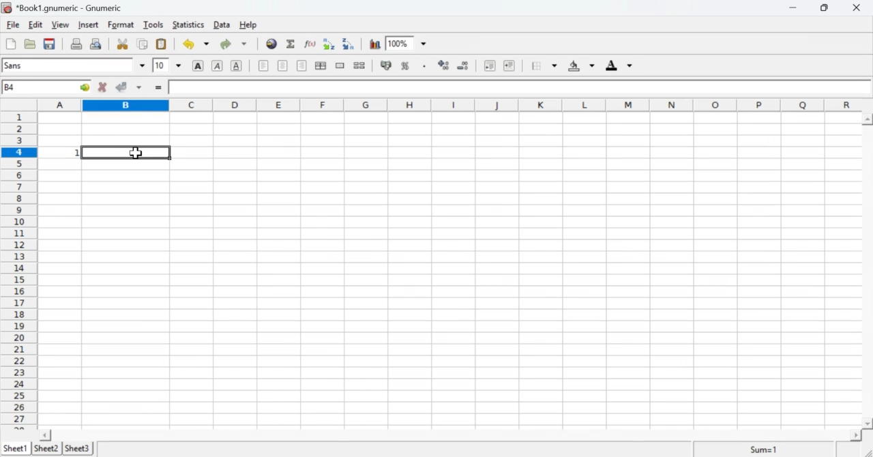 Image resolution: width=873 pixels, height=457 pixels. What do you see at coordinates (97, 44) in the screenshot?
I see `Print preview` at bounding box center [97, 44].